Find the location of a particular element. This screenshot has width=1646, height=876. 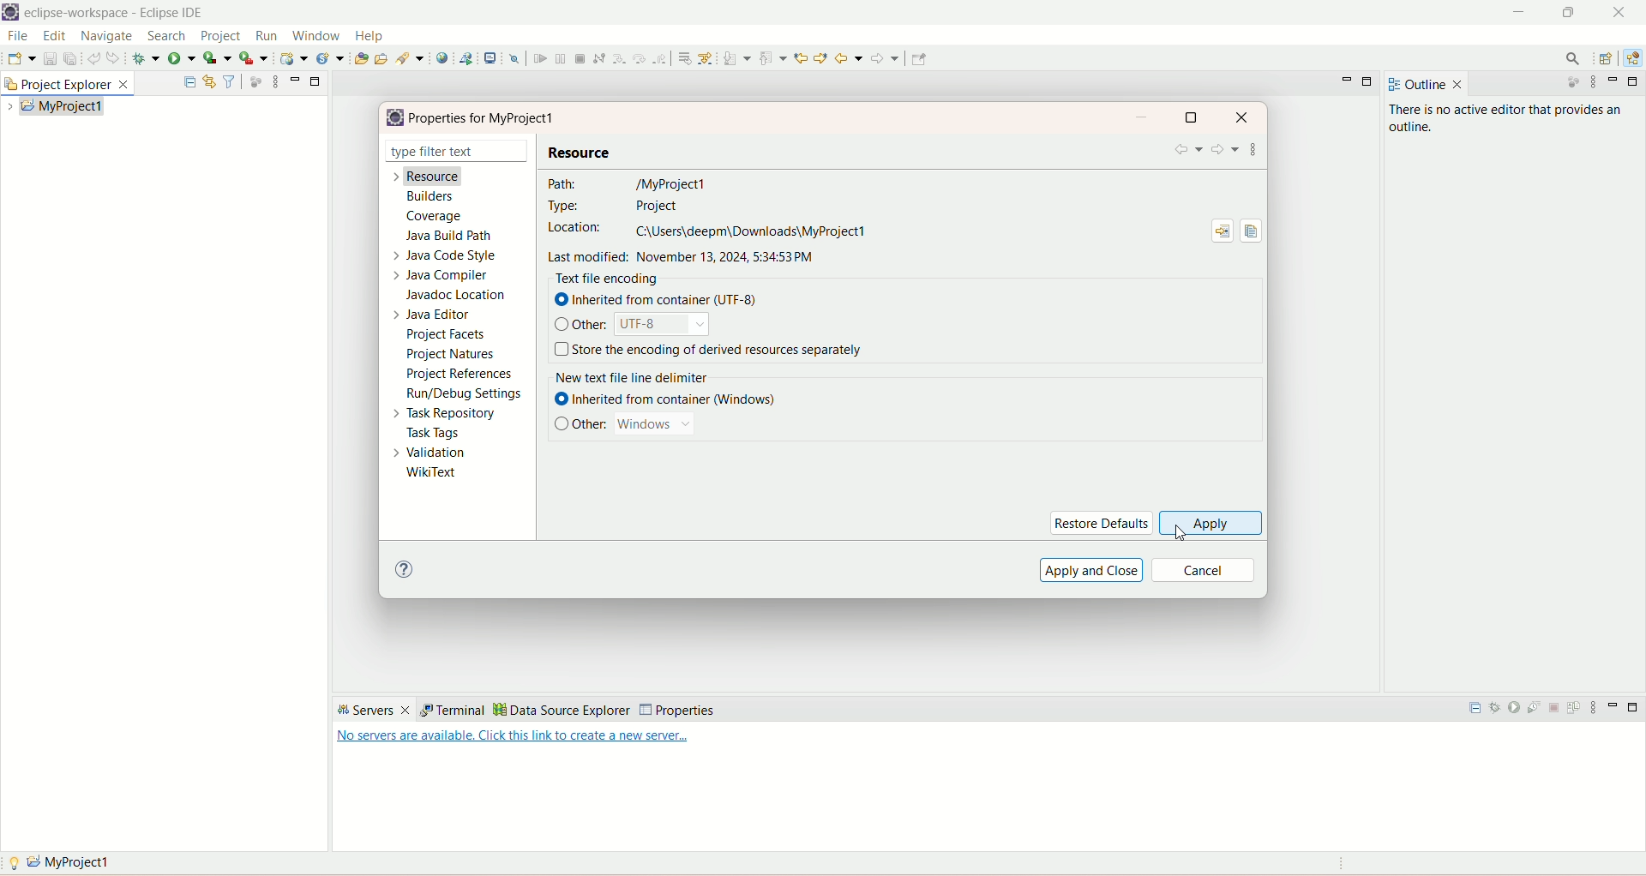

publish to the server is located at coordinates (1577, 711).